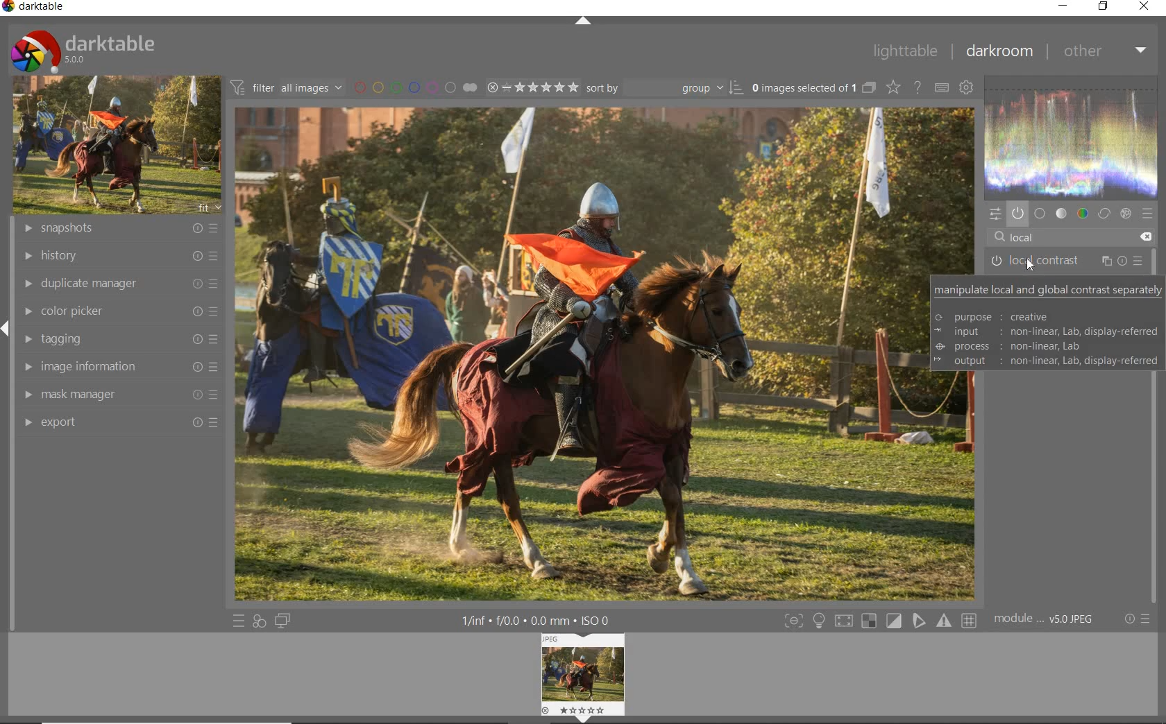 This screenshot has height=724, width=1166. I want to click on LOCAL CONTRAST, so click(1065, 261).